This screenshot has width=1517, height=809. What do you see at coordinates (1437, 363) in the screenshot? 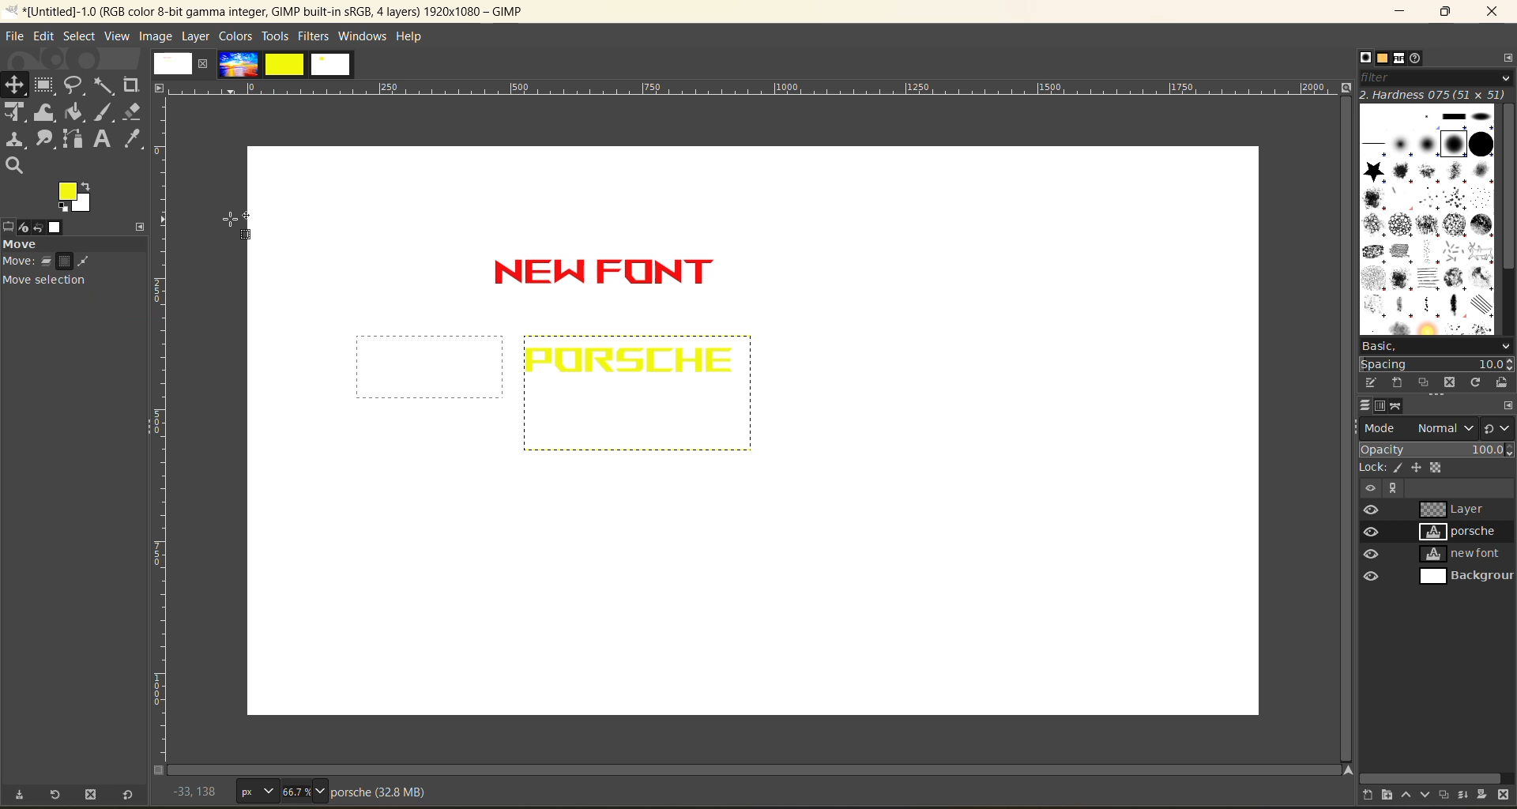
I see `spacing` at bounding box center [1437, 363].